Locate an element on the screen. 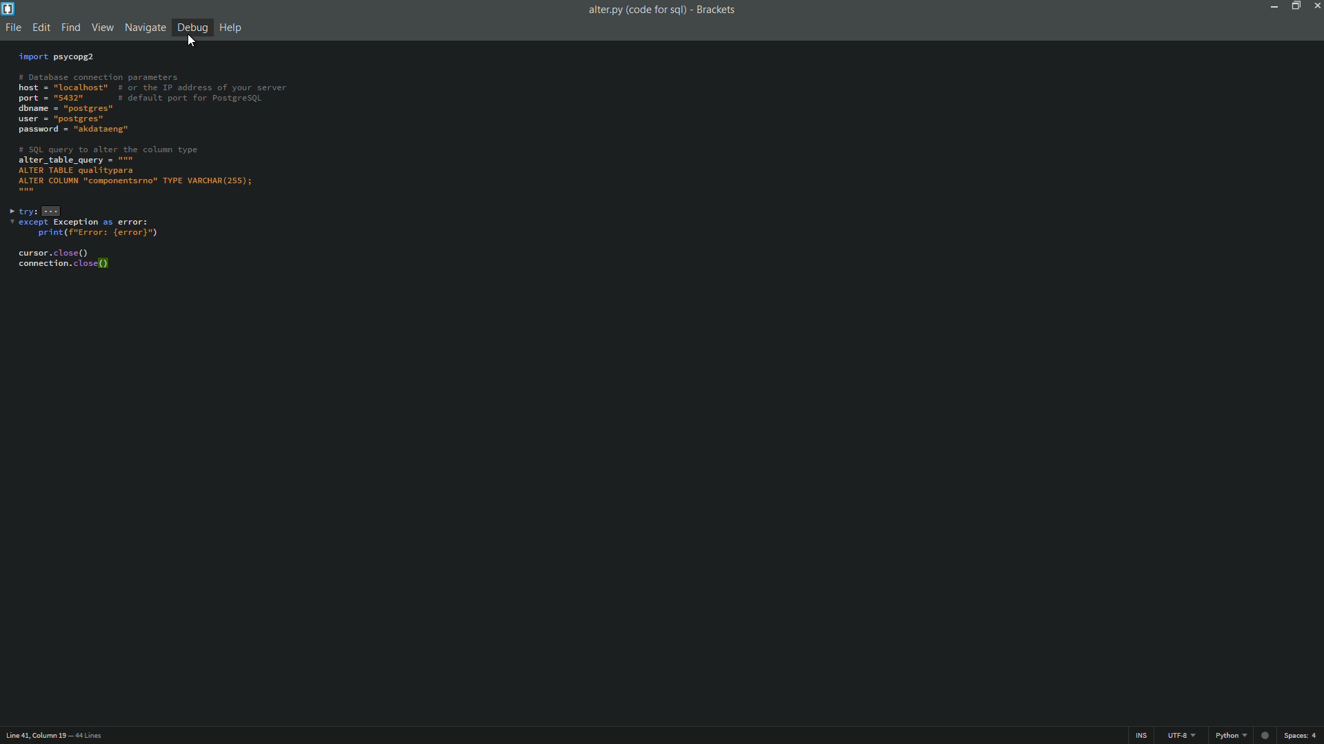 Image resolution: width=1324 pixels, height=744 pixels. file menu is located at coordinates (11, 27).